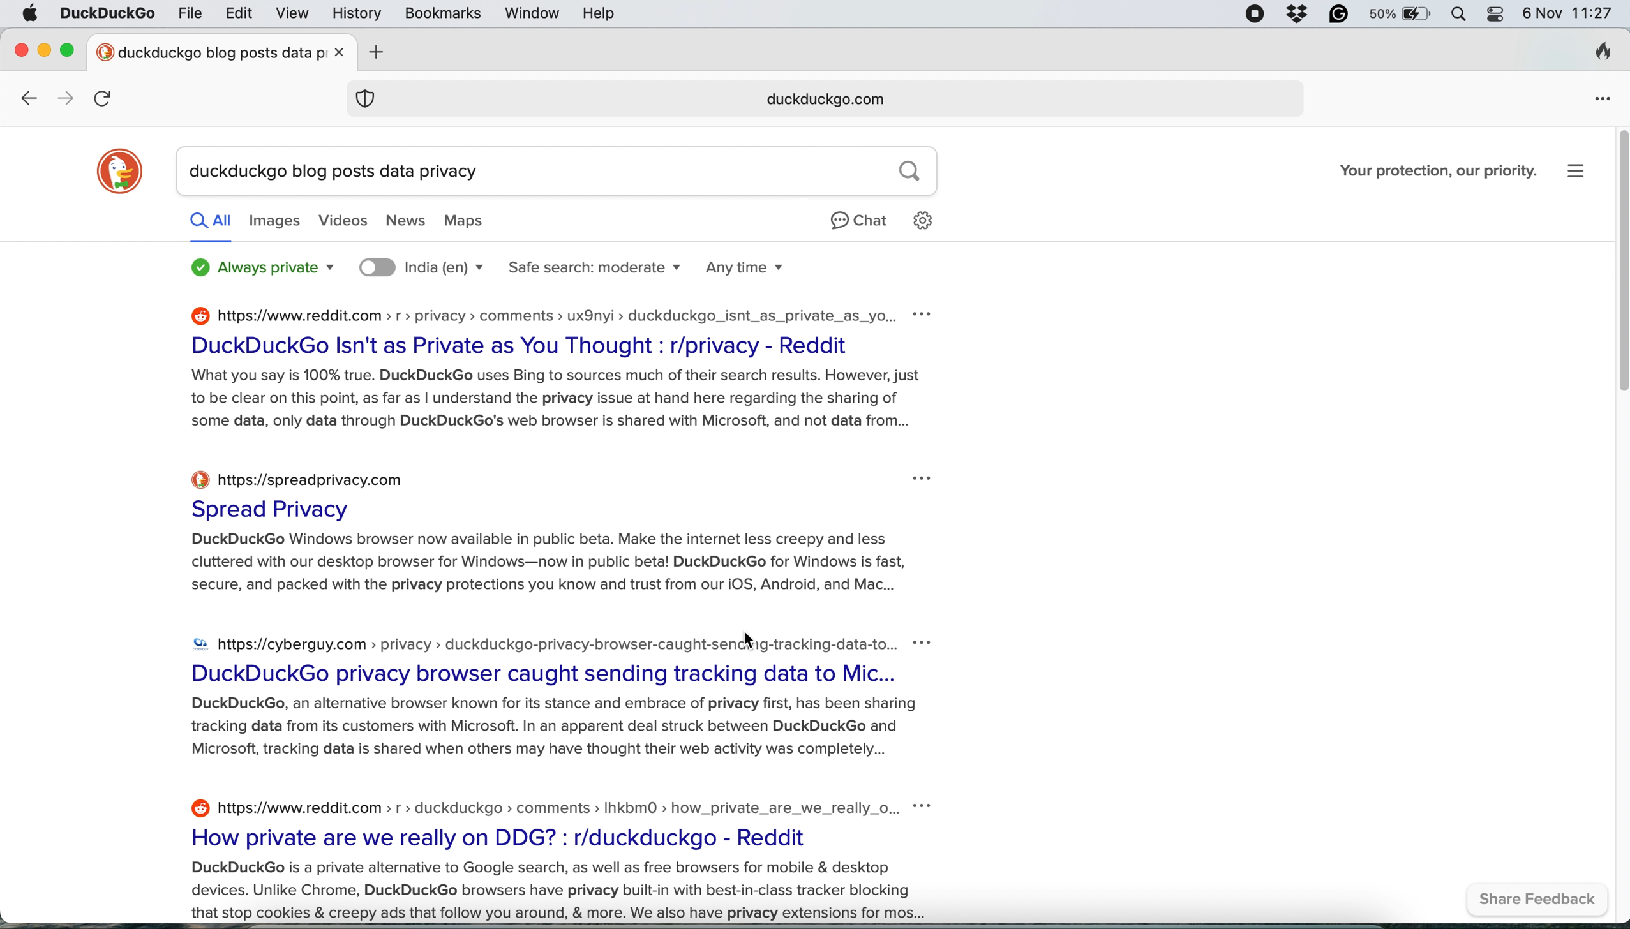  What do you see at coordinates (354, 13) in the screenshot?
I see `history` at bounding box center [354, 13].